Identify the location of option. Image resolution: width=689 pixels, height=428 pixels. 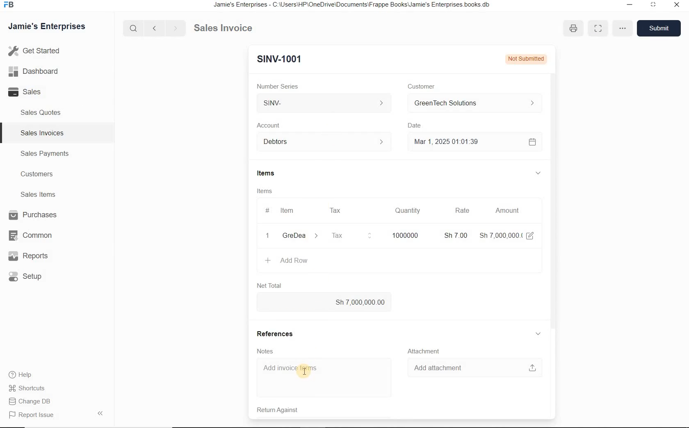
(621, 27).